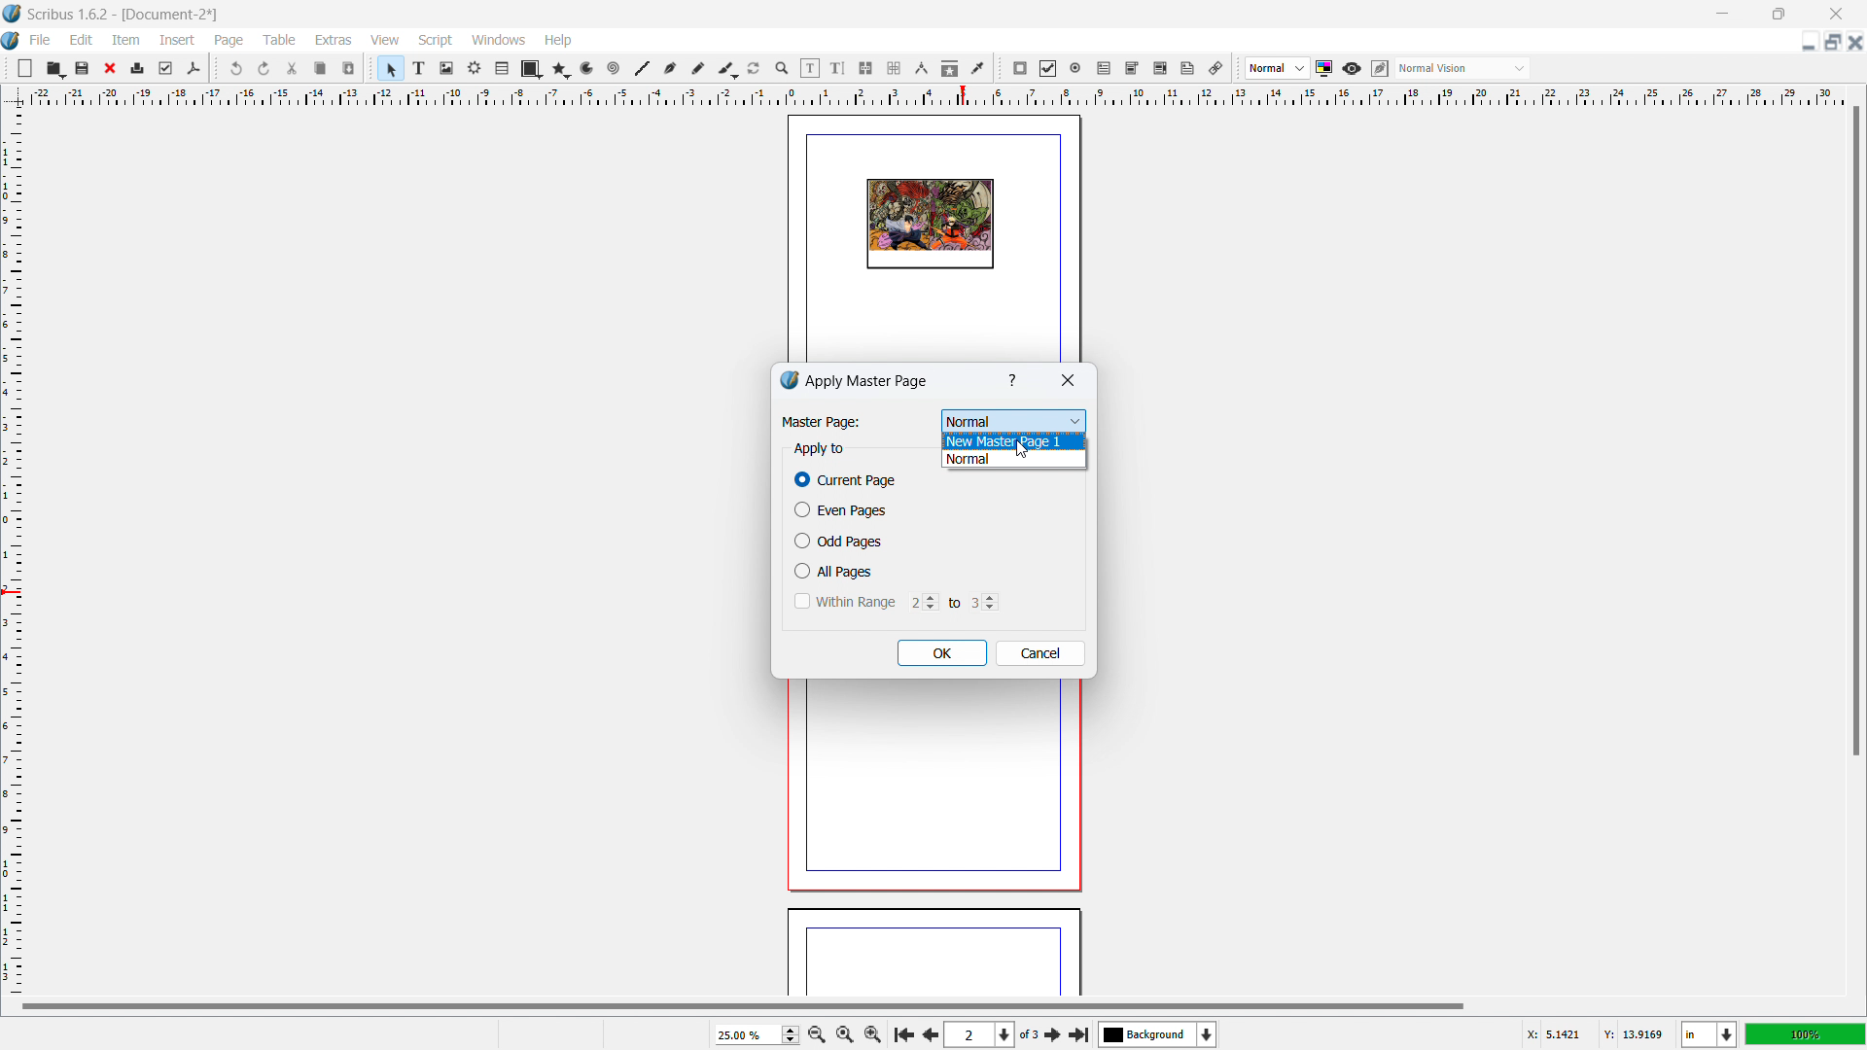 The width and height of the screenshot is (1867, 1050). What do you see at coordinates (838, 541) in the screenshot?
I see `odd pages checkbox` at bounding box center [838, 541].